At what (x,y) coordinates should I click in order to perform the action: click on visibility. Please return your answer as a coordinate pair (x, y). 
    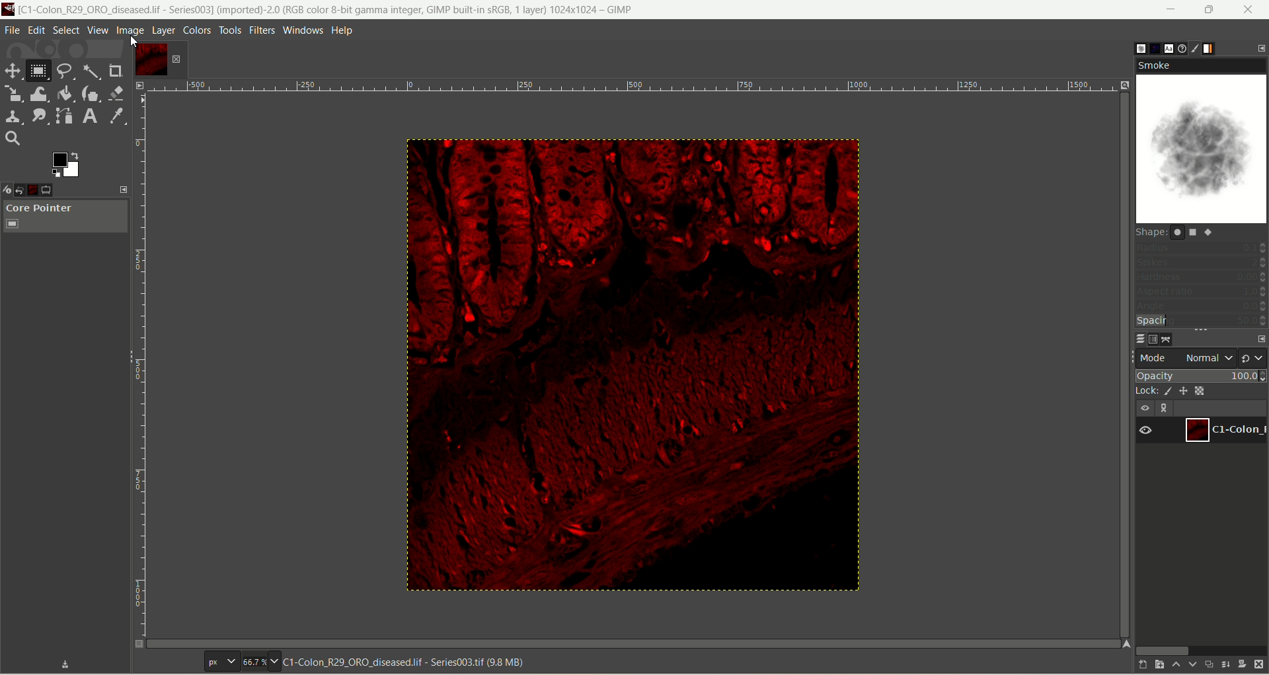
    Looking at the image, I should click on (1147, 431).